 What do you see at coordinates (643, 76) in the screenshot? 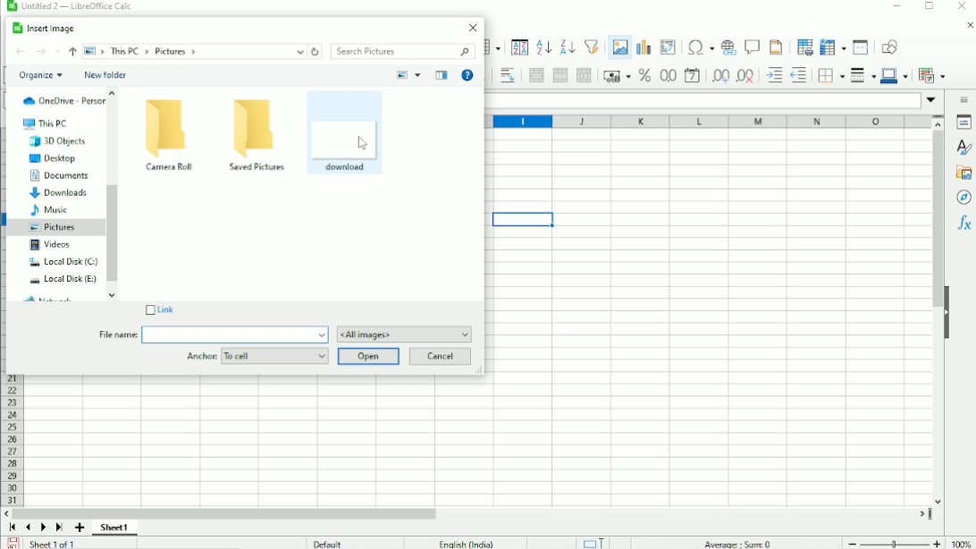
I see `Format as percent` at bounding box center [643, 76].